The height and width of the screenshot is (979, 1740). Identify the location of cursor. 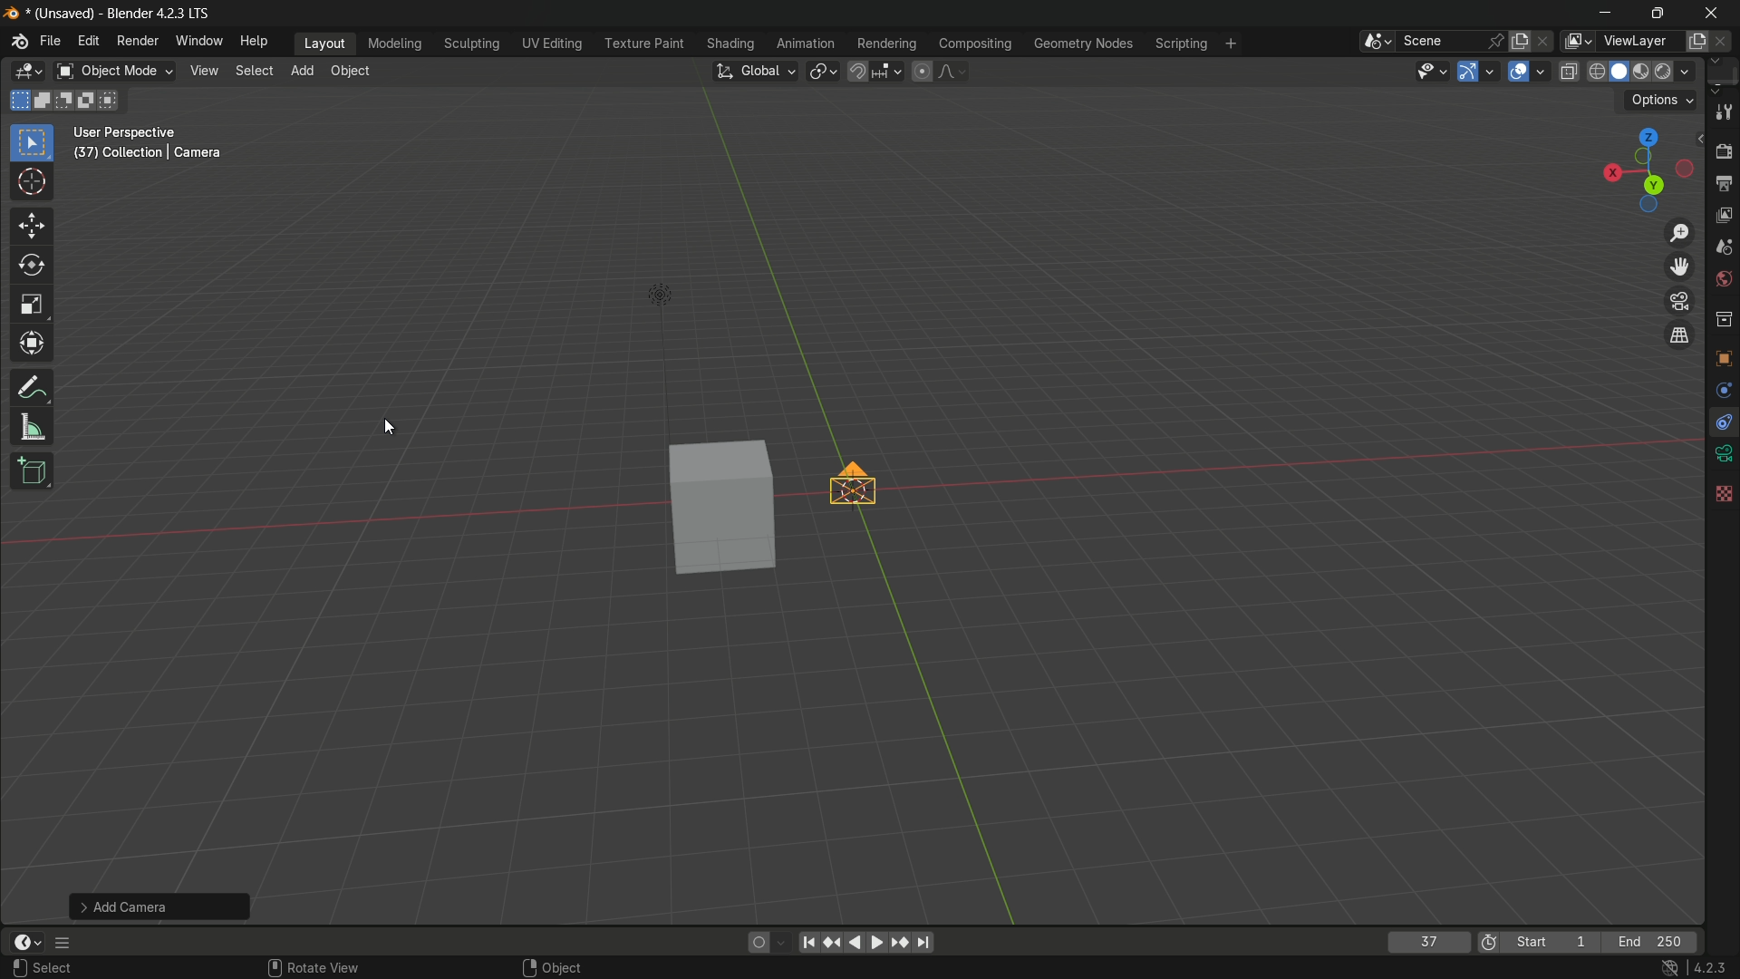
(30, 184).